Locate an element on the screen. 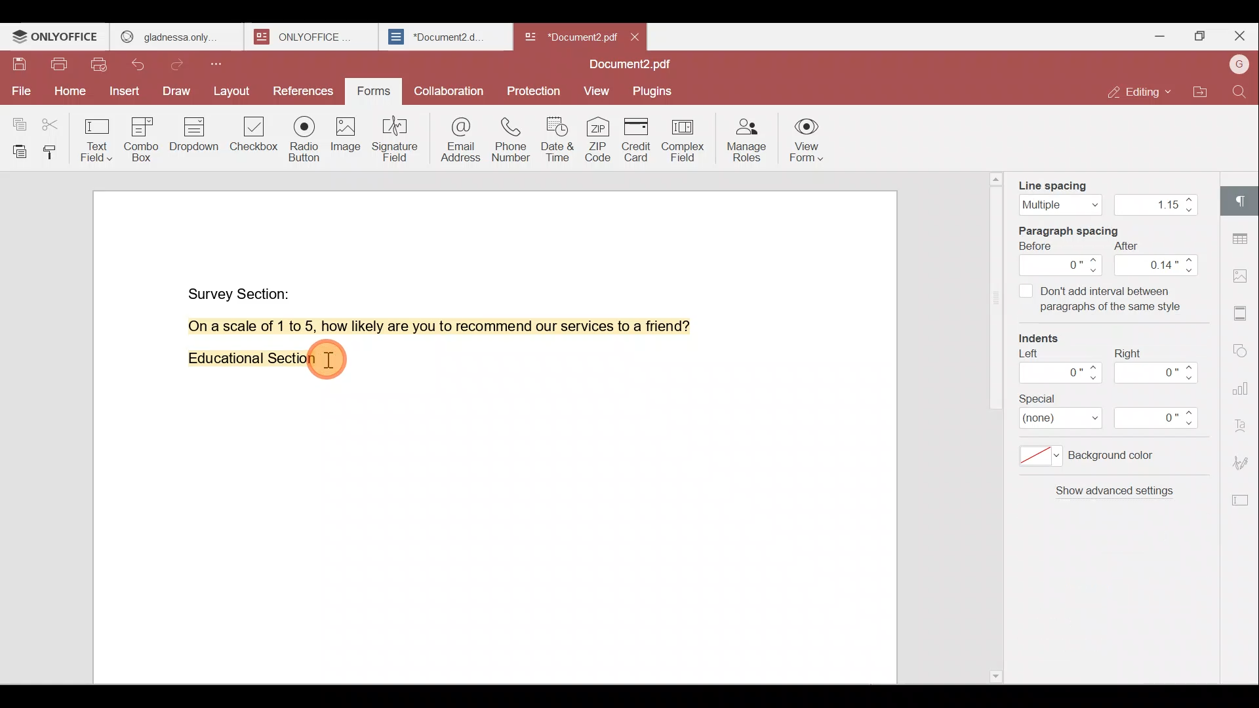  Radio is located at coordinates (305, 141).